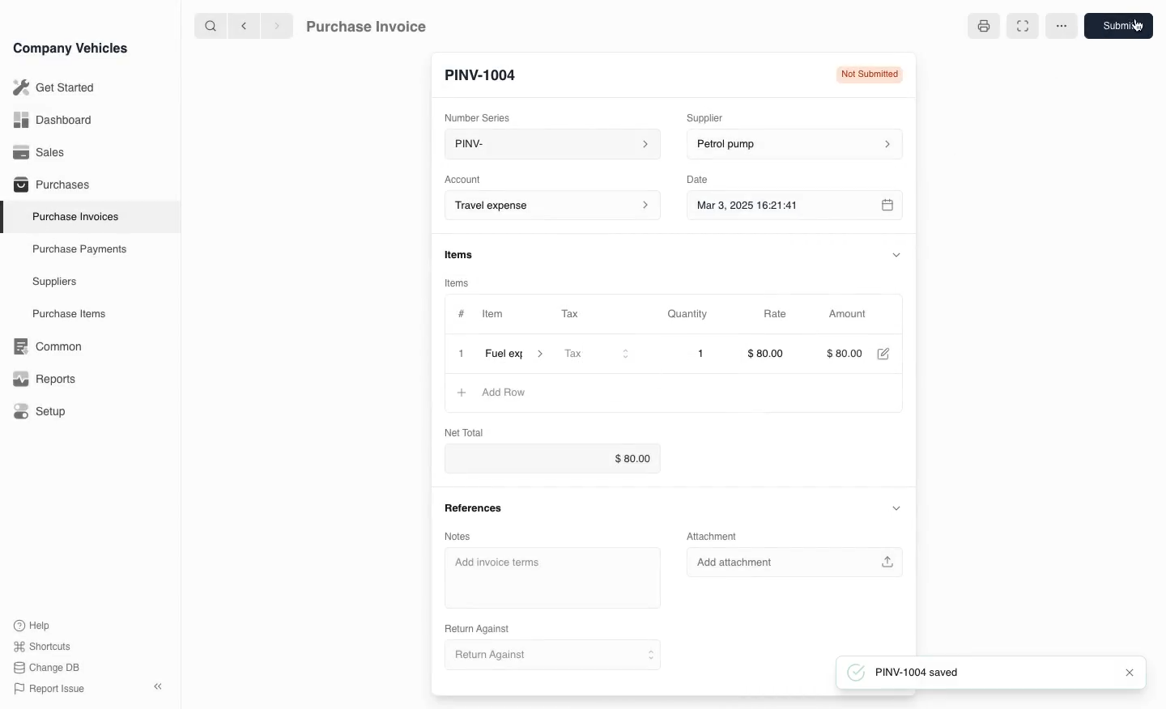  I want to click on Mar 3, 2025 16:21:41, so click(779, 206).